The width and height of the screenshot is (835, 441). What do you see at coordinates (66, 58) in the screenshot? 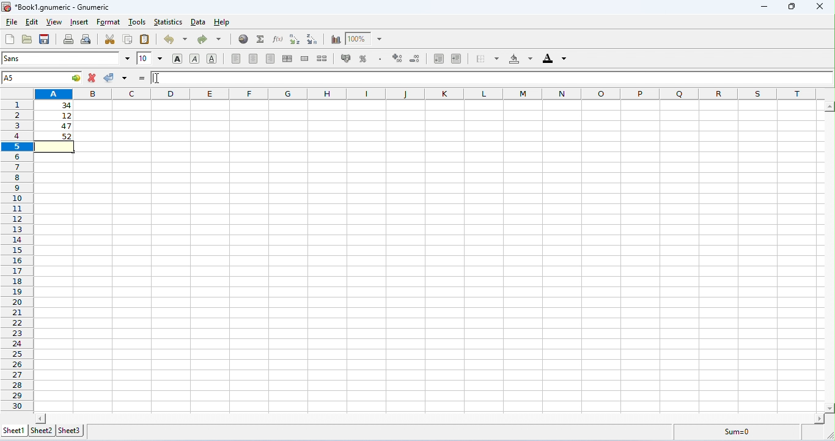
I see `font style` at bounding box center [66, 58].